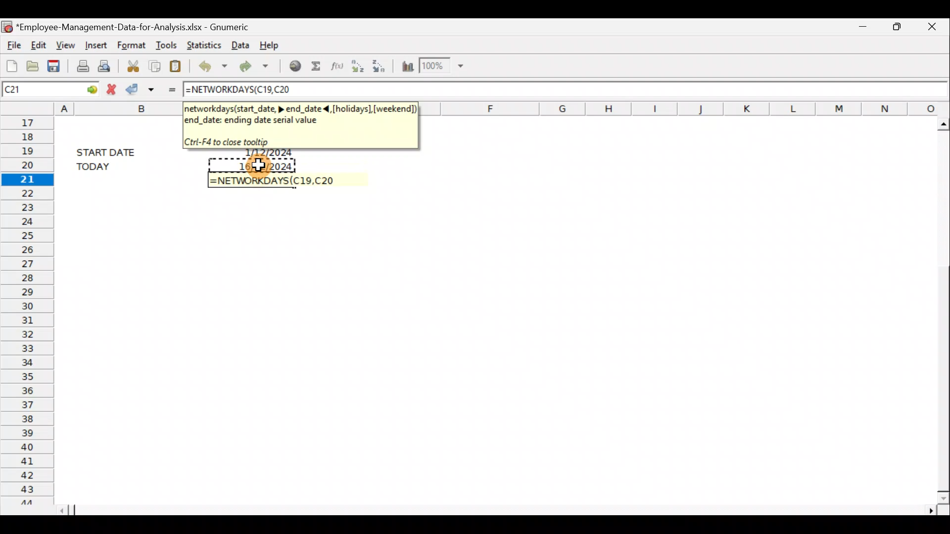 Image resolution: width=950 pixels, height=534 pixels. Describe the element at coordinates (32, 89) in the screenshot. I see `Cell name C21` at that location.